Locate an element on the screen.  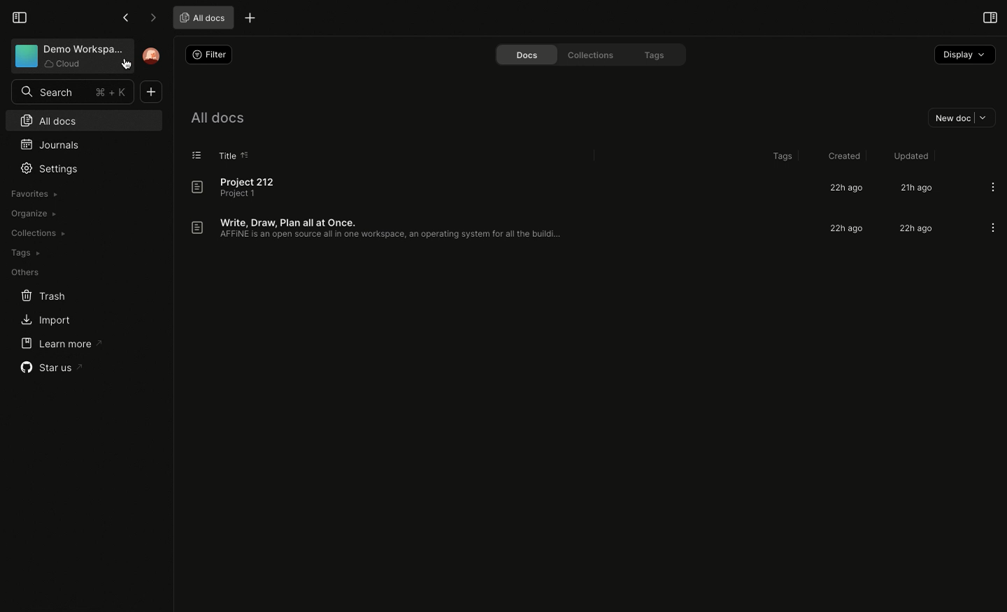
Tags is located at coordinates (24, 253).